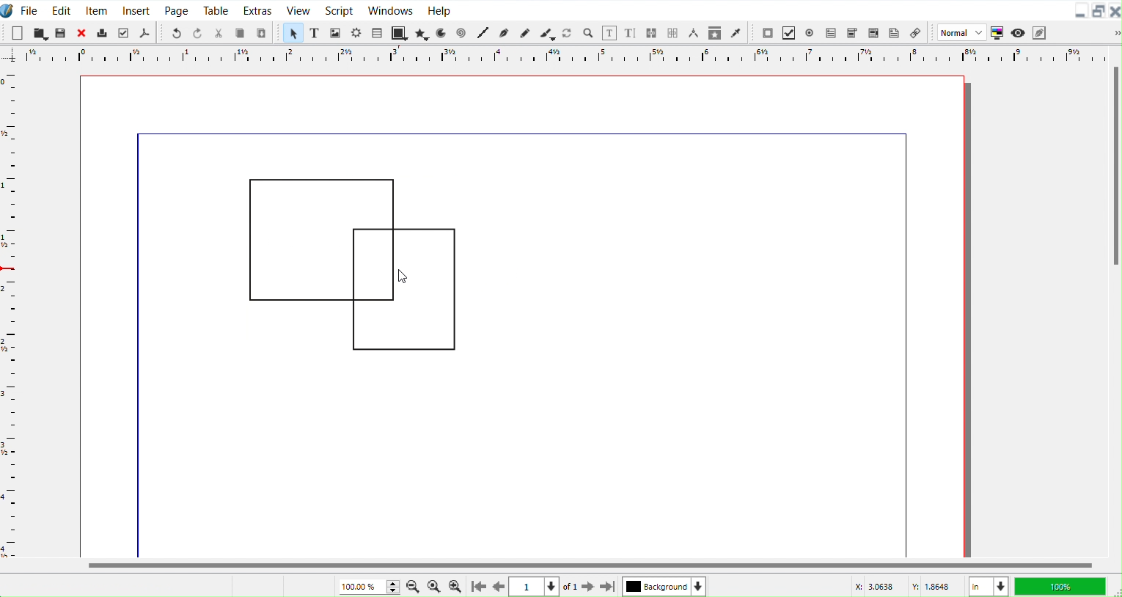 This screenshot has width=1122, height=597. I want to click on PDF Text Field, so click(831, 32).